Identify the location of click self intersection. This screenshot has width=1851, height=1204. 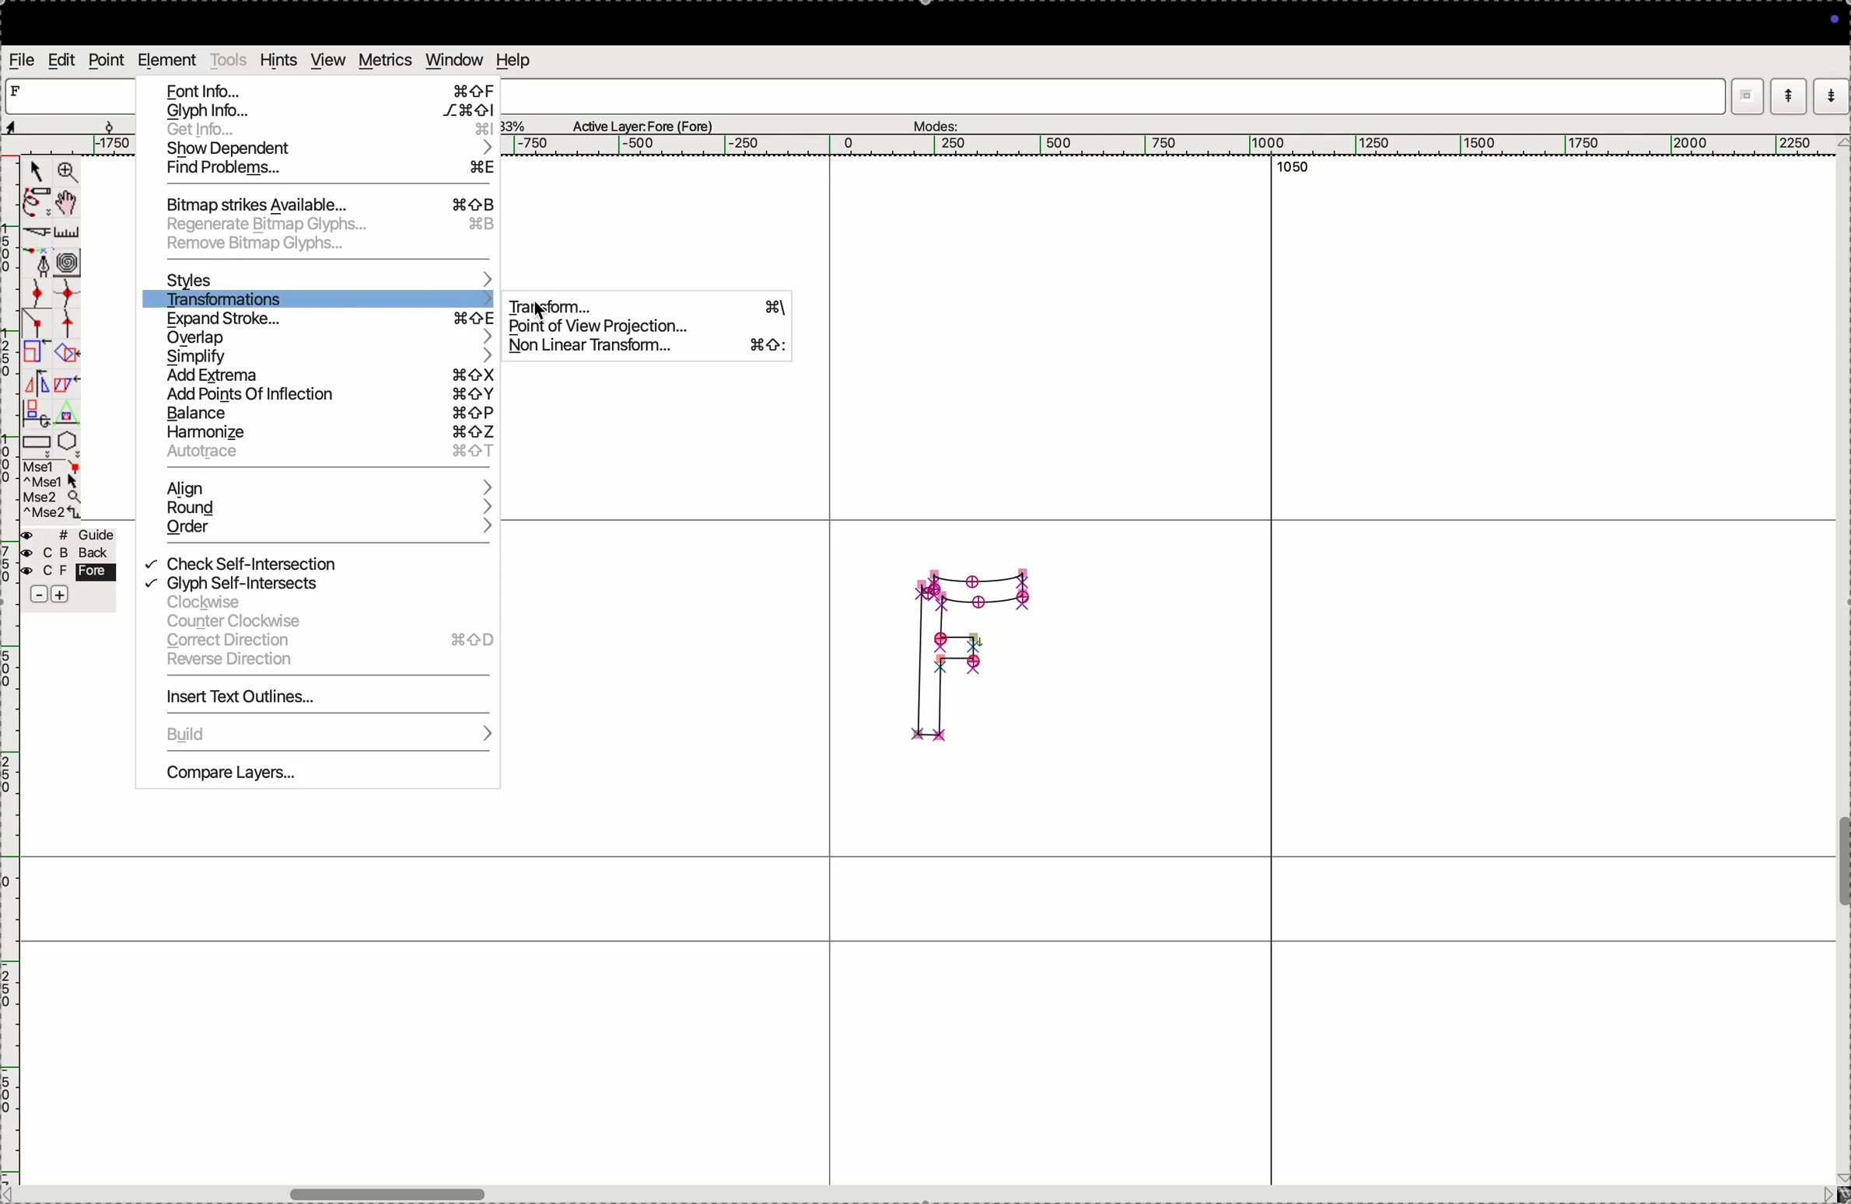
(317, 561).